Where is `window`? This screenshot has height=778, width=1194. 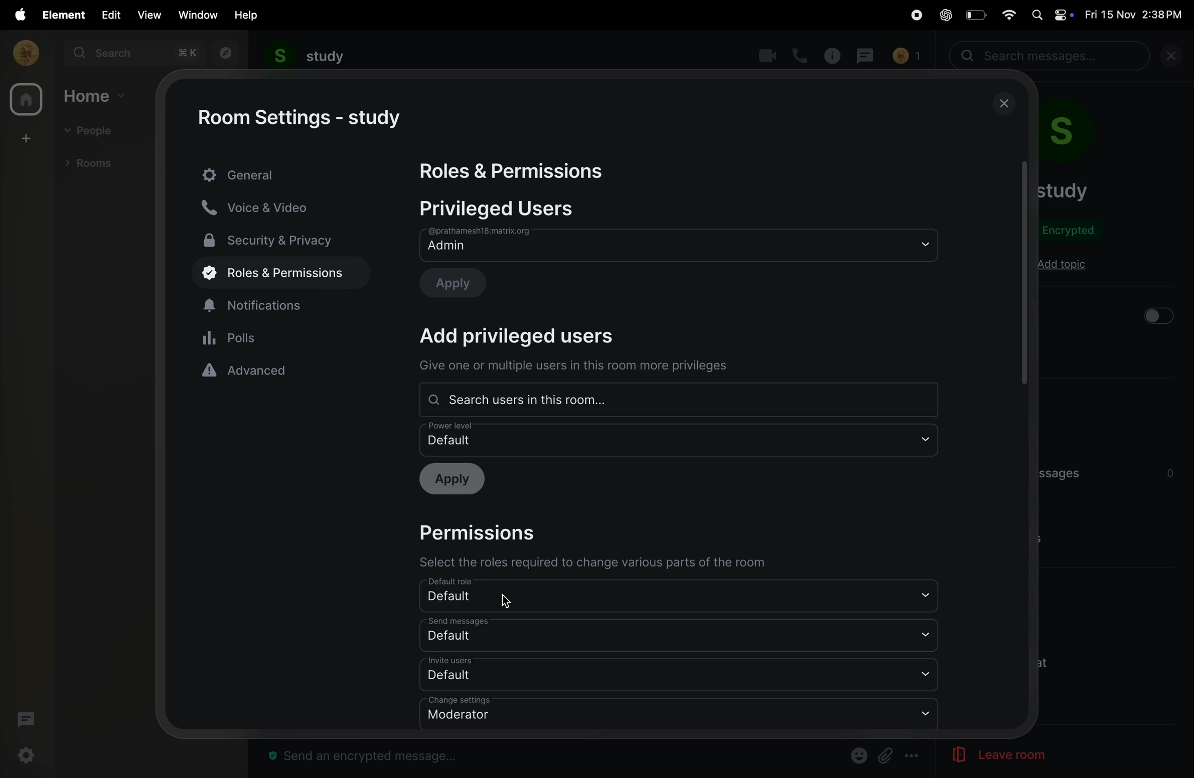
window is located at coordinates (199, 15).